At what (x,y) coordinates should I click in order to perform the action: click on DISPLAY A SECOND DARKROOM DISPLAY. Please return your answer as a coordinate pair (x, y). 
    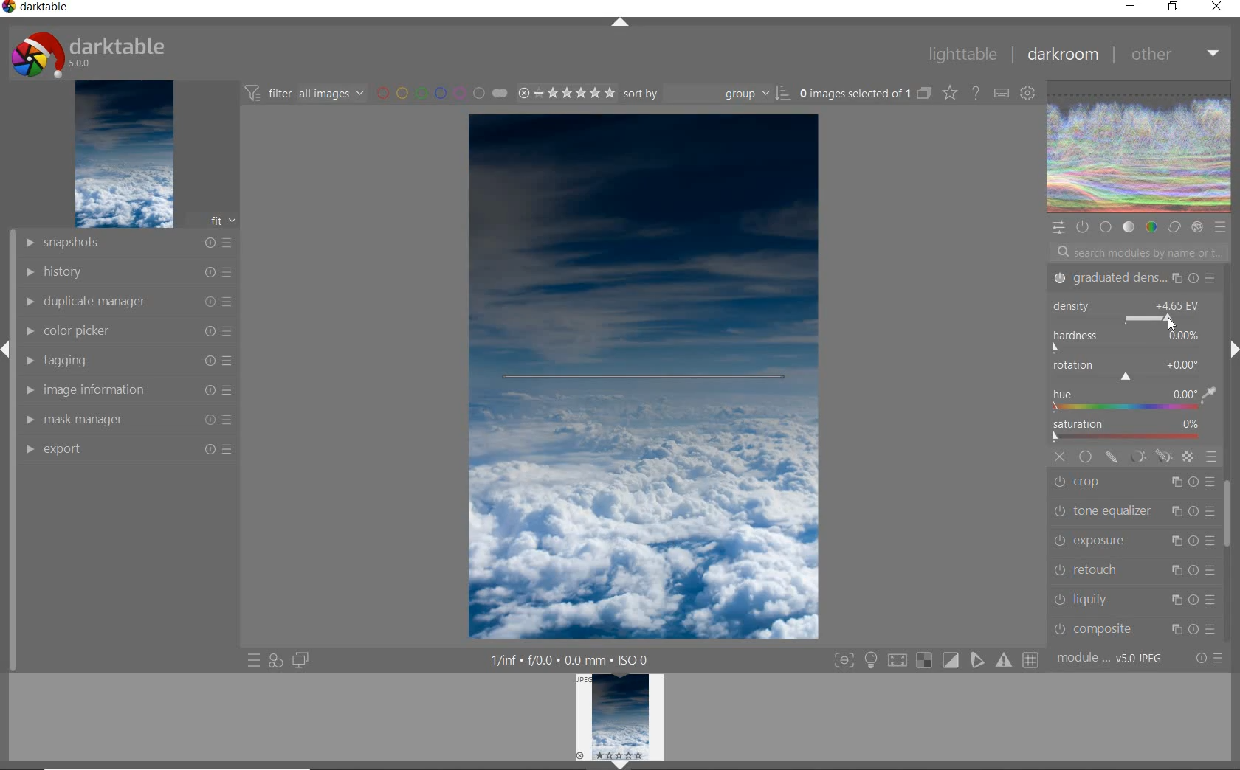
    Looking at the image, I should click on (300, 661).